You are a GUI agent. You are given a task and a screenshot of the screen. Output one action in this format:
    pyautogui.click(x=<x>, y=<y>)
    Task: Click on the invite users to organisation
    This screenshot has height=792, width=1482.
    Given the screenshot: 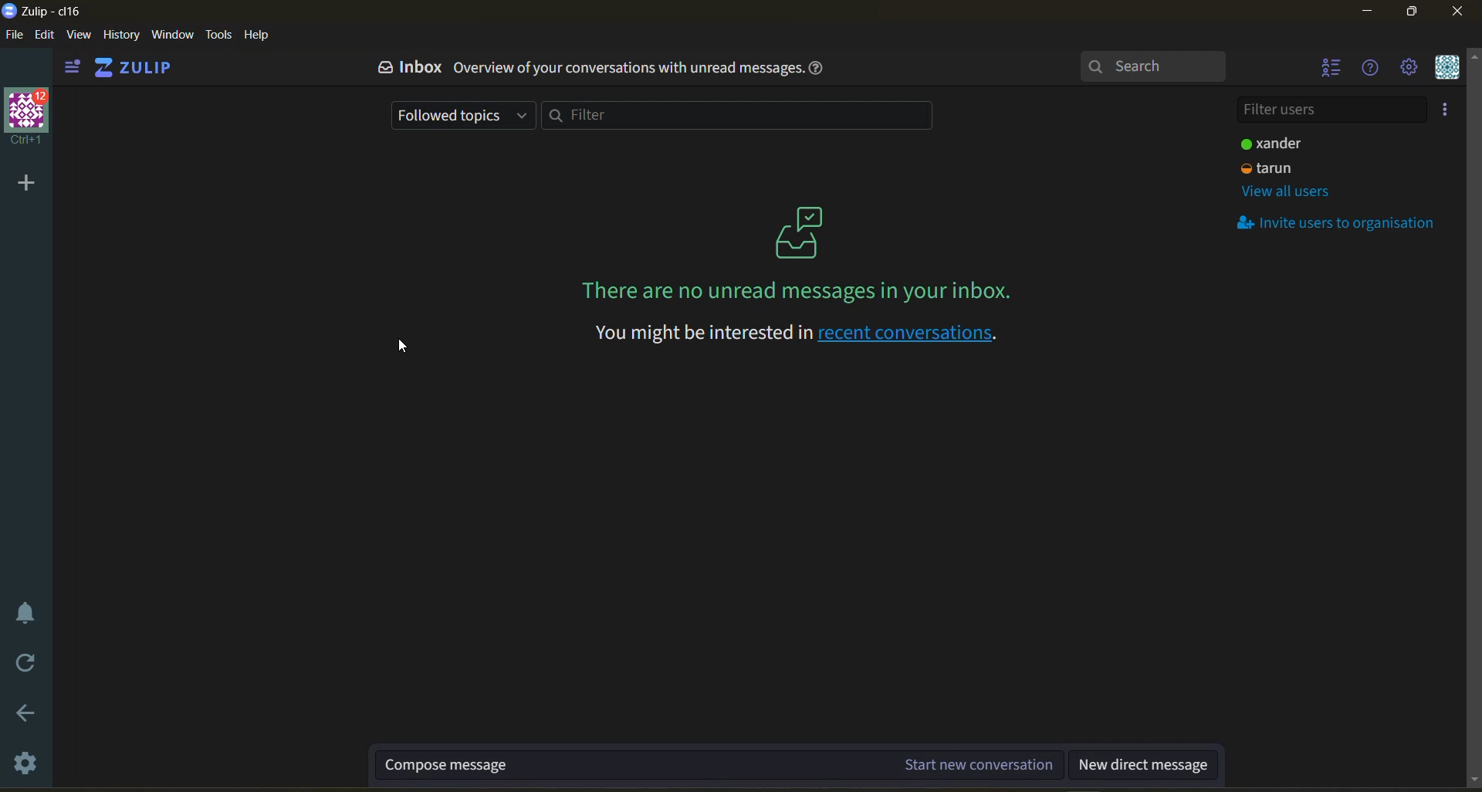 What is the action you would take?
    pyautogui.click(x=1338, y=225)
    